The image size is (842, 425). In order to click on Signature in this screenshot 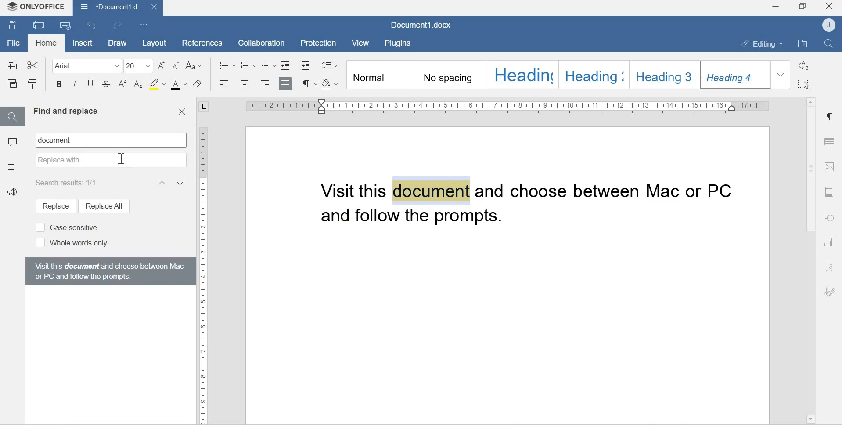, I will do `click(830, 292)`.